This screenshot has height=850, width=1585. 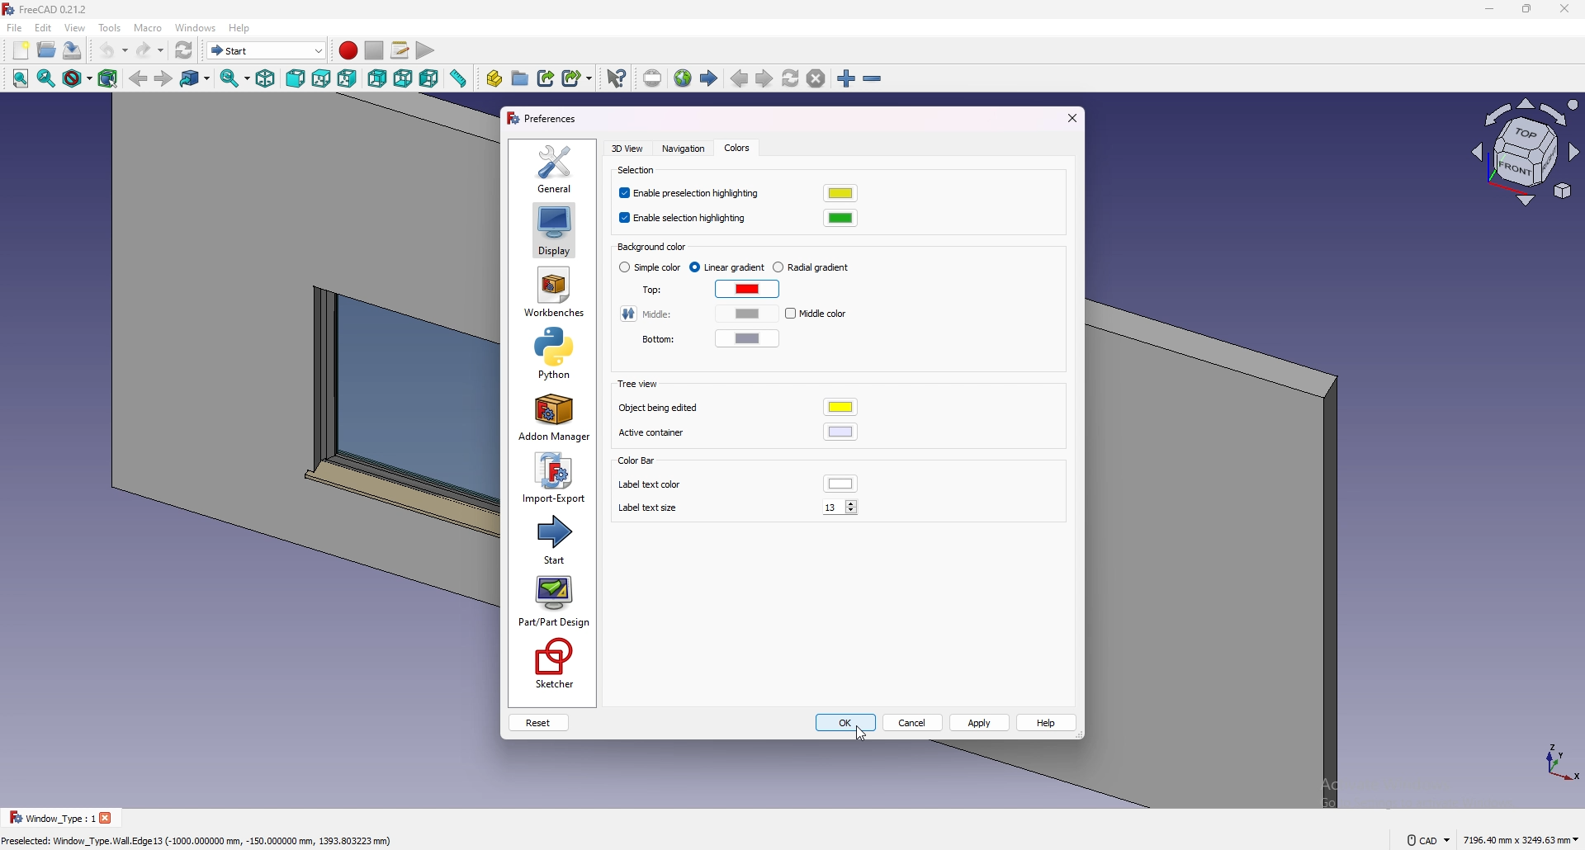 What do you see at coordinates (764, 80) in the screenshot?
I see `next page` at bounding box center [764, 80].